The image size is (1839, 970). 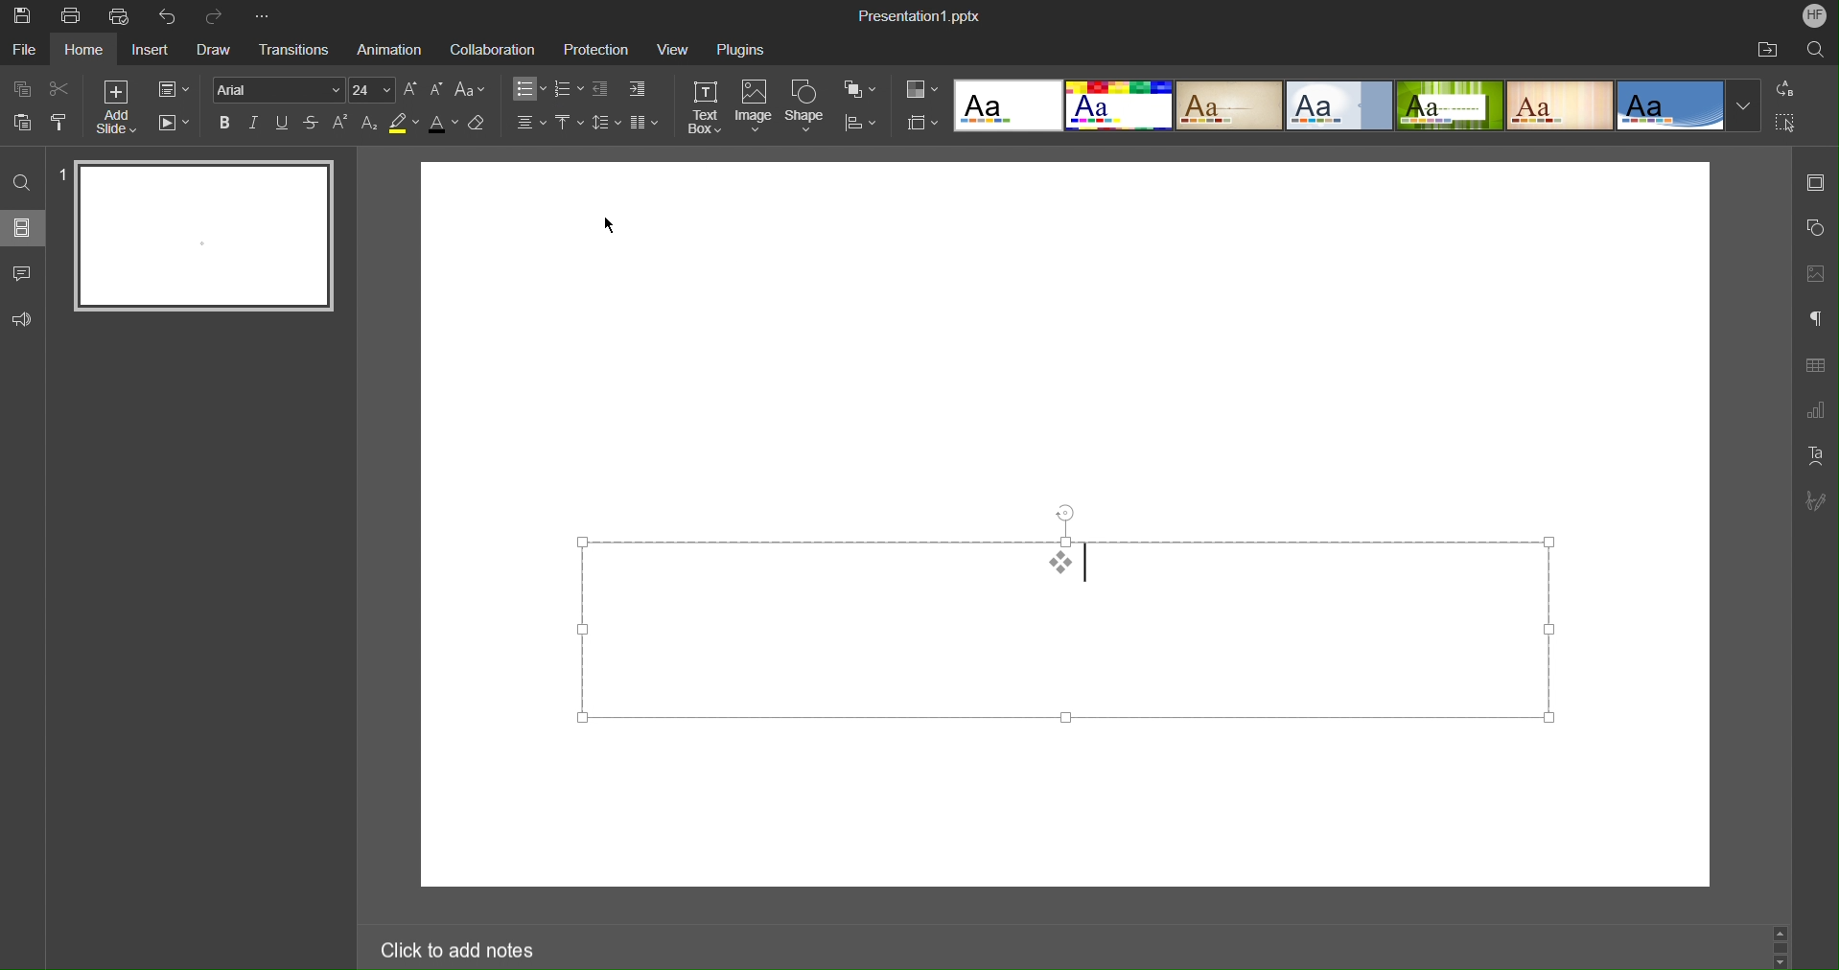 I want to click on Slides, so click(x=24, y=230).